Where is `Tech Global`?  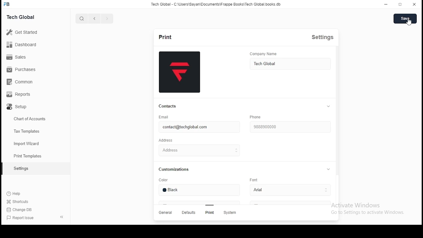 Tech Global is located at coordinates (28, 17).